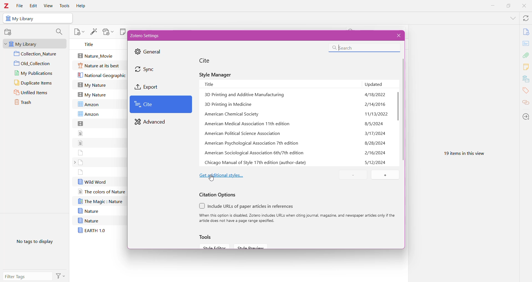 The width and height of the screenshot is (532, 282). I want to click on Abstract, so click(526, 44).